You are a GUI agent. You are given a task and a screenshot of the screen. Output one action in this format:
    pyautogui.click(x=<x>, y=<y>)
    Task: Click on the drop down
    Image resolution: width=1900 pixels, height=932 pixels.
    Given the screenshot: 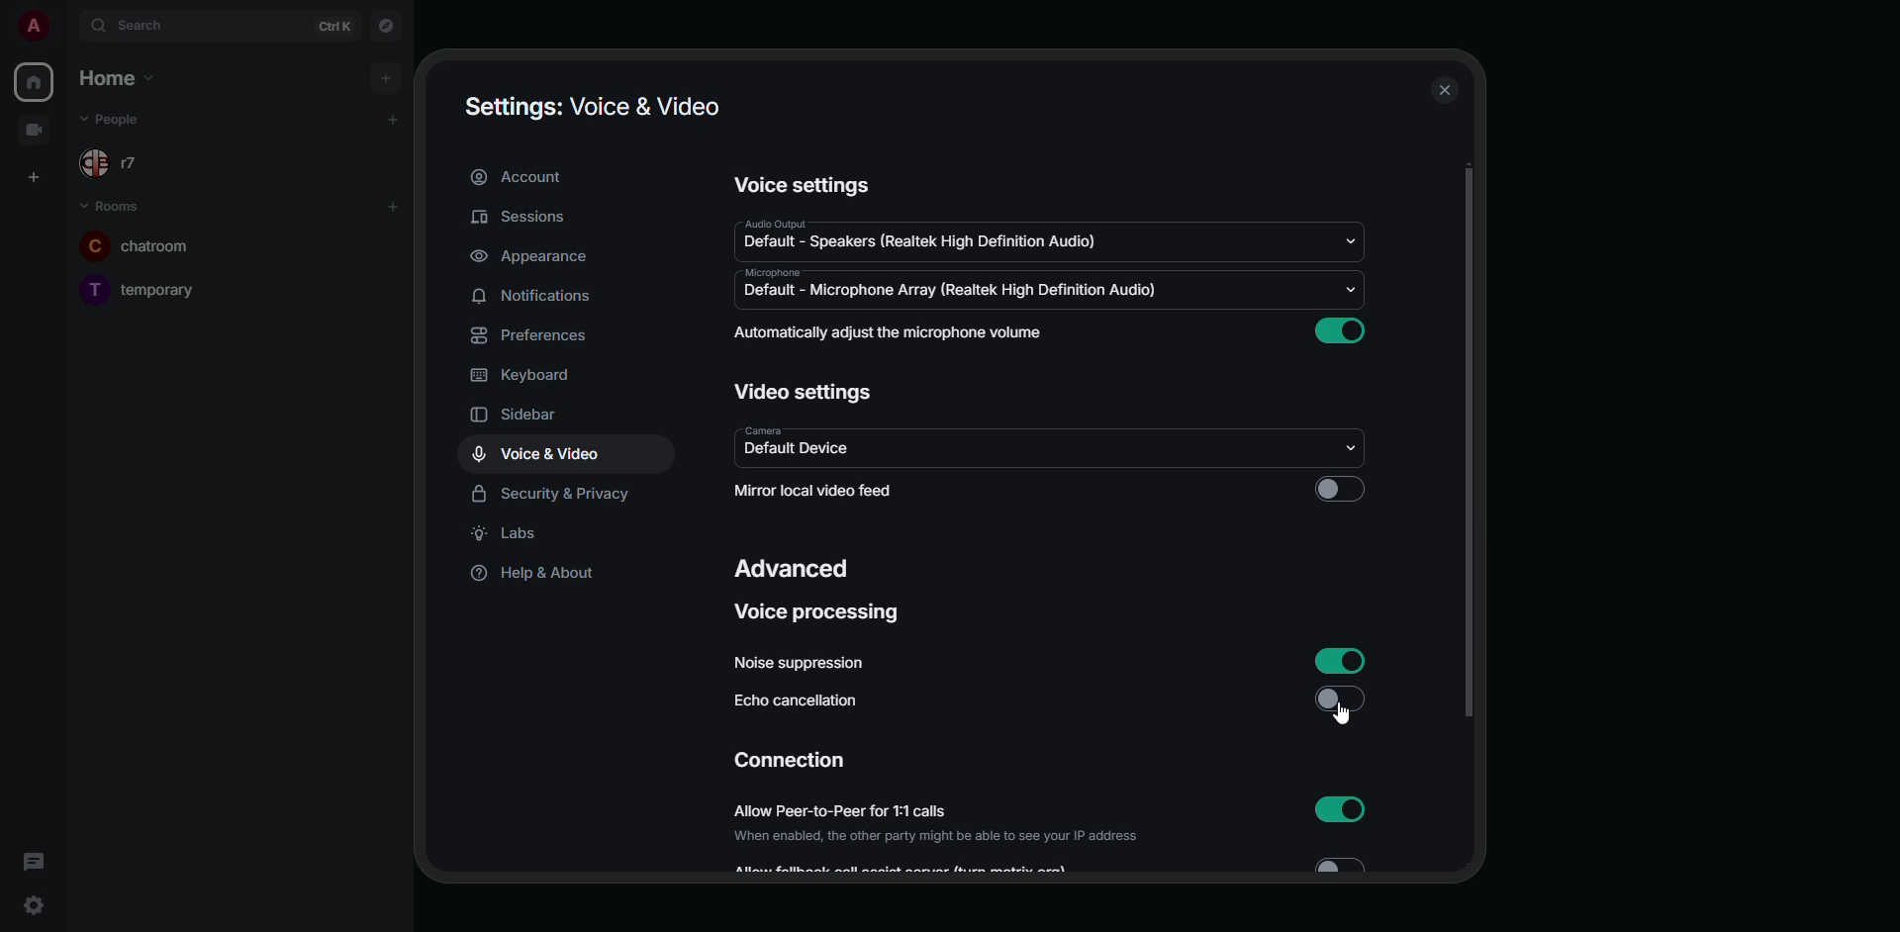 What is the action you would take?
    pyautogui.click(x=1354, y=448)
    